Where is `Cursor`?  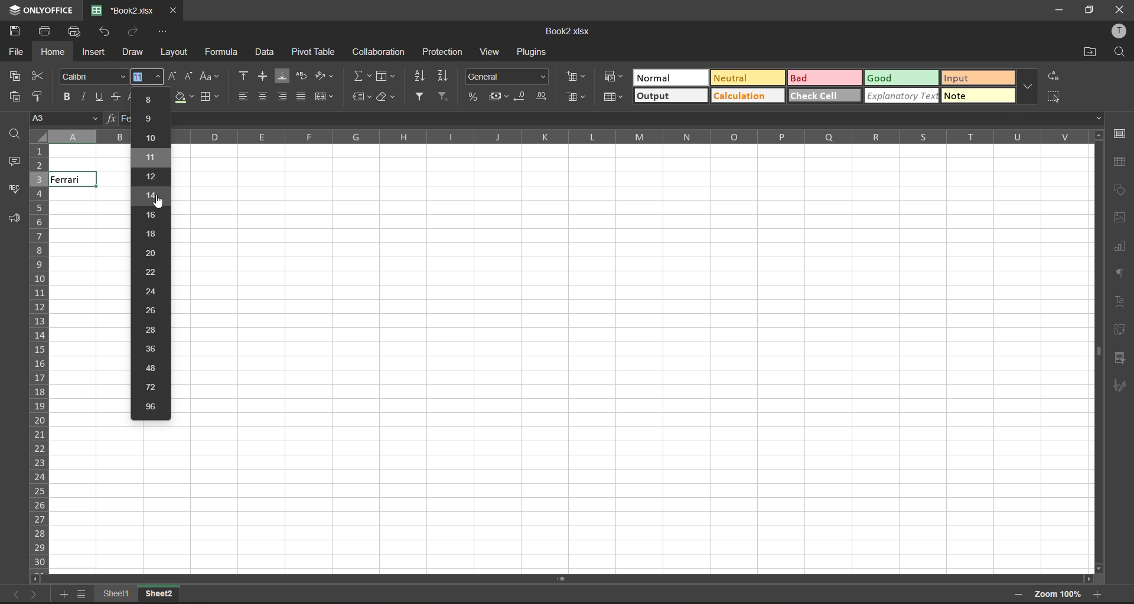 Cursor is located at coordinates (158, 202).